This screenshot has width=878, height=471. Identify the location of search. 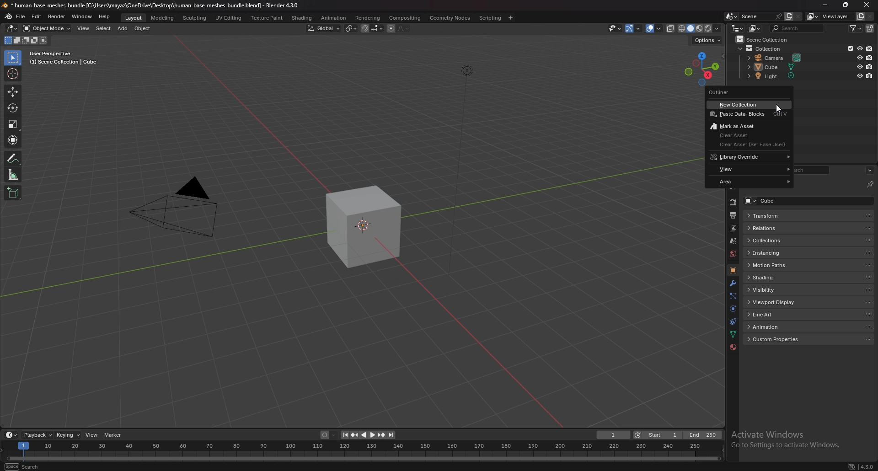
(812, 171).